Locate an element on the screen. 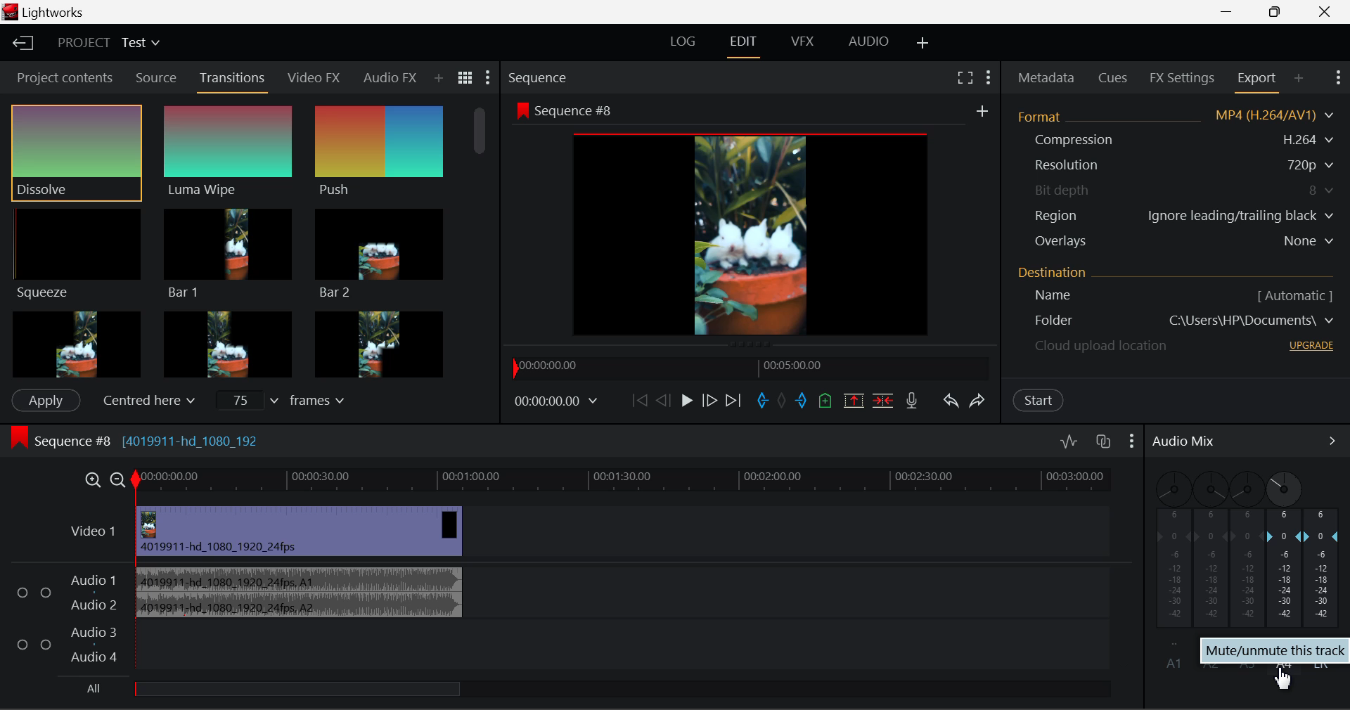 The width and height of the screenshot is (1350, 710). Bar 2 is located at coordinates (381, 257).